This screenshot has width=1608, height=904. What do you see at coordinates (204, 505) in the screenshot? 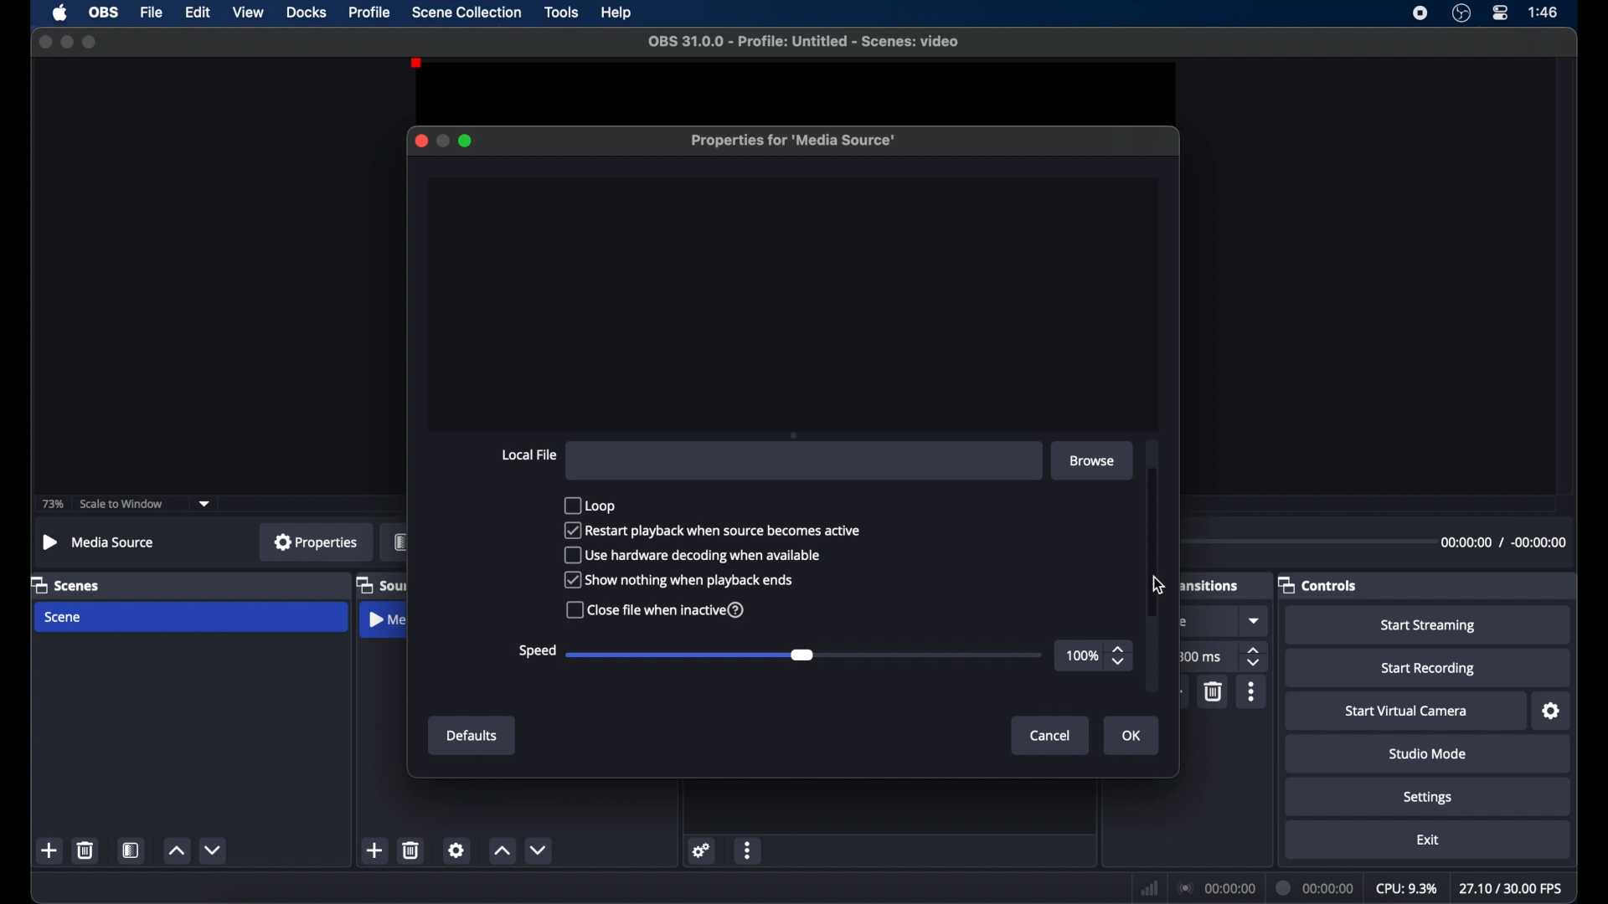
I see `dropdown` at bounding box center [204, 505].